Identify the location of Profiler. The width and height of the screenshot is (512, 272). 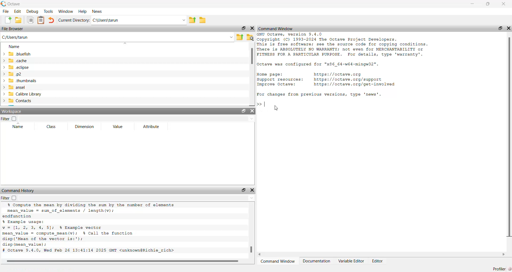
(502, 269).